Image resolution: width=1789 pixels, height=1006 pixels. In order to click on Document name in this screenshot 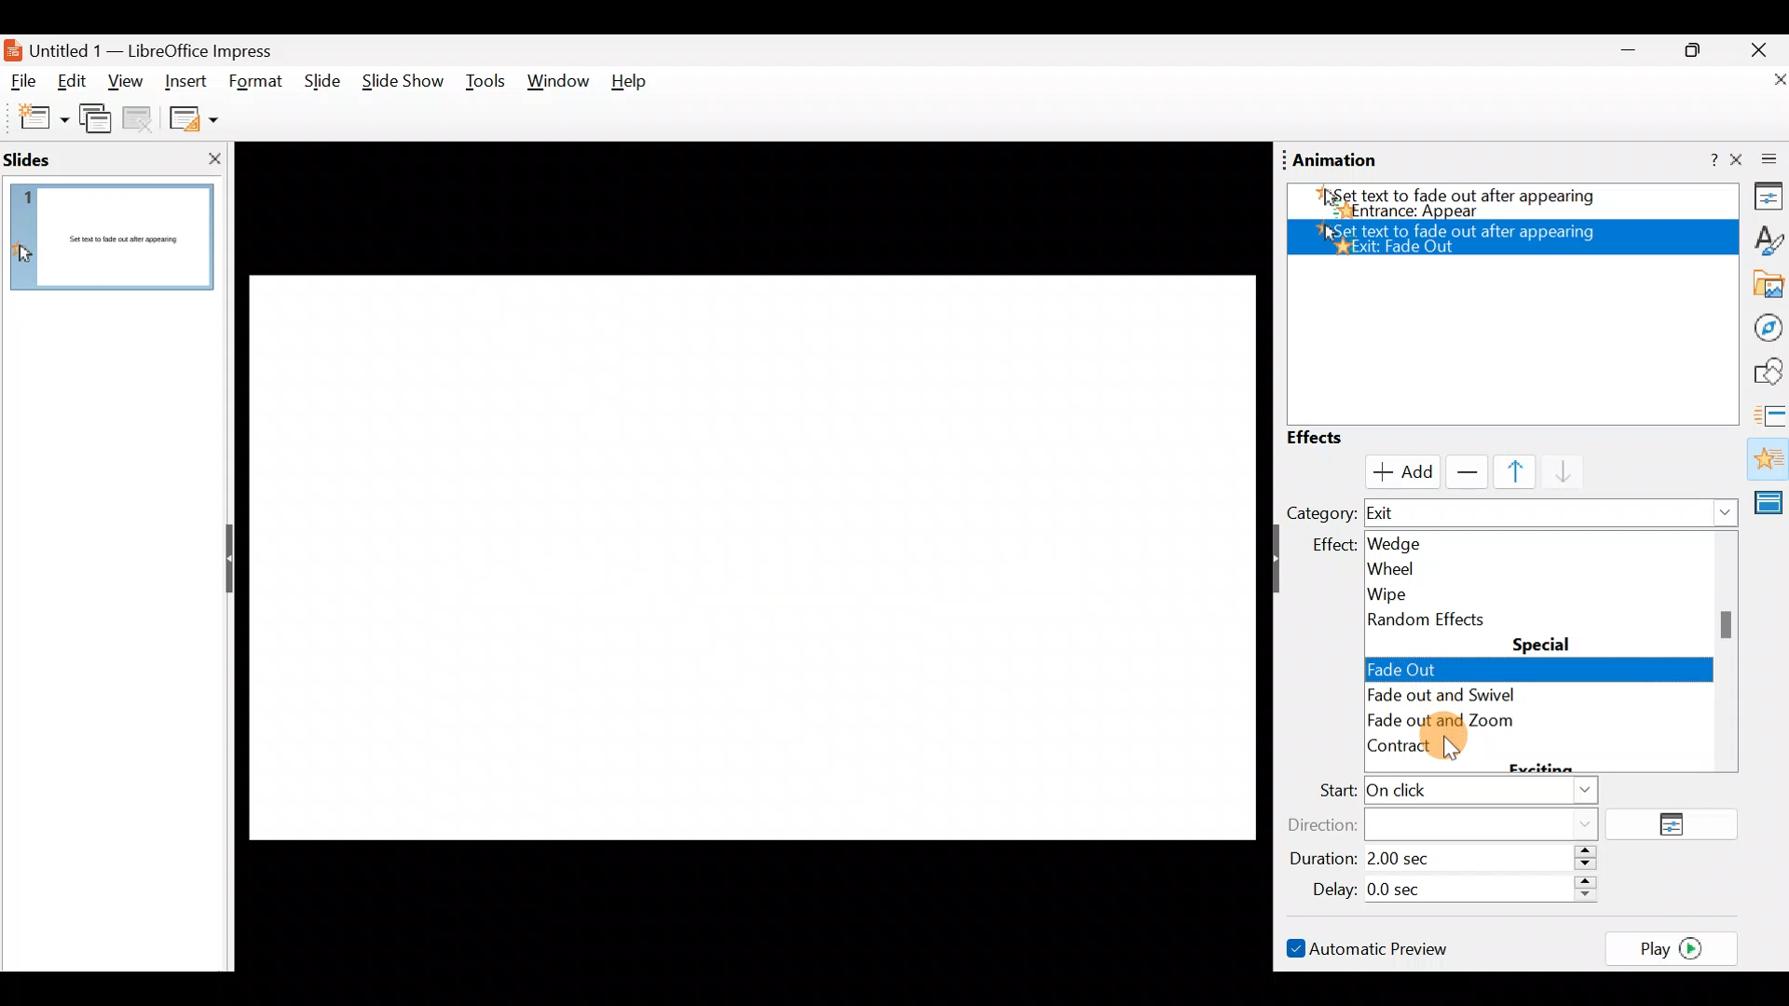, I will do `click(152, 48)`.